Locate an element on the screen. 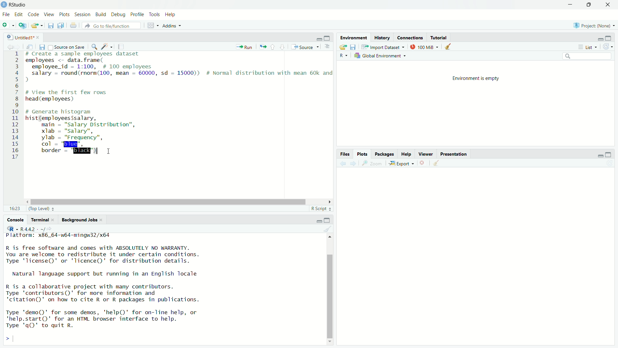  cursor is located at coordinates (109, 152).